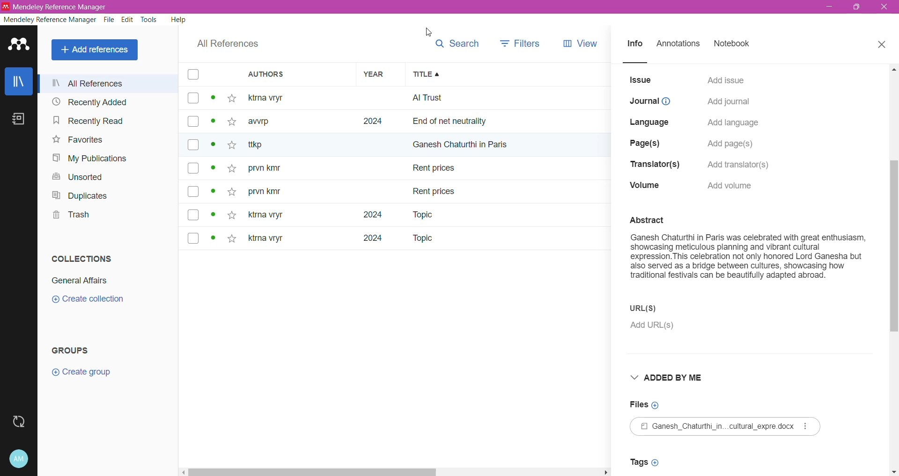 Image resolution: width=899 pixels, height=476 pixels. I want to click on Year, so click(379, 75).